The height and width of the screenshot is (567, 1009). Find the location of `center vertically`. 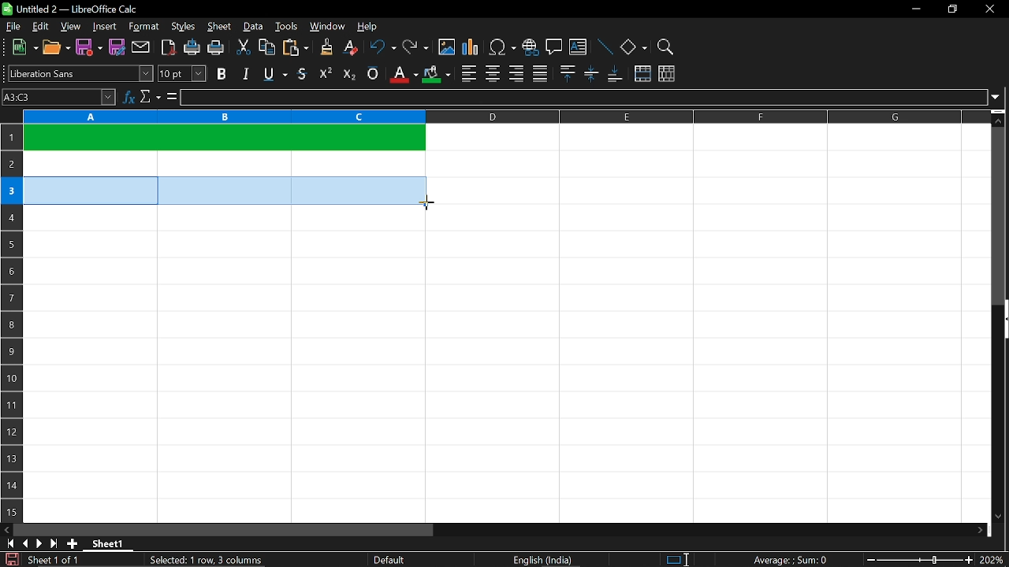

center vertically is located at coordinates (591, 75).